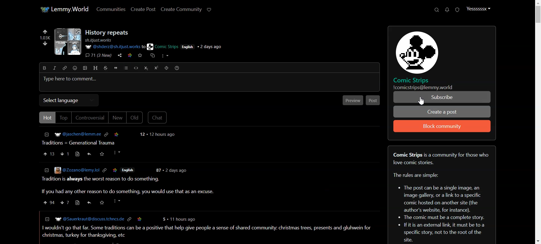  What do you see at coordinates (44, 41) in the screenshot?
I see `Up vote` at bounding box center [44, 41].